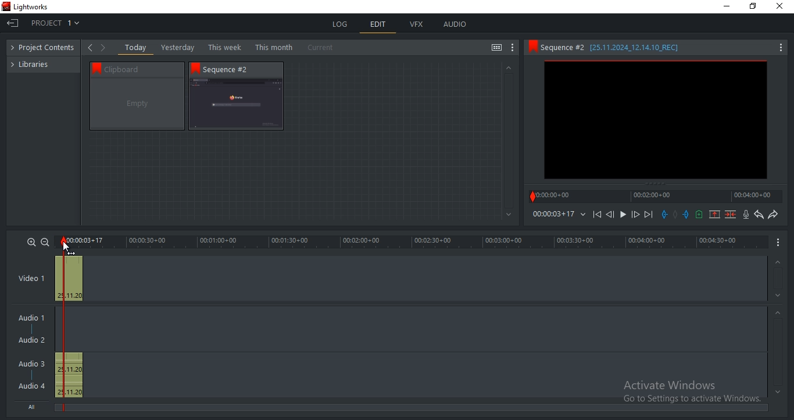  I want to click on greyed out up arrow, so click(507, 67).